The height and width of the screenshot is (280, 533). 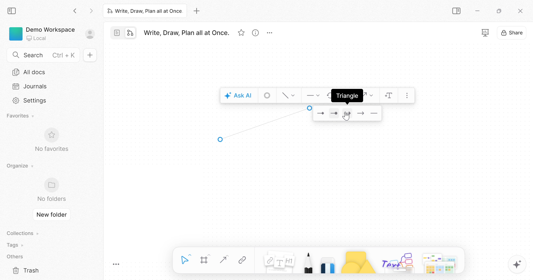 I want to click on Collapse sidebar, so click(x=457, y=11).